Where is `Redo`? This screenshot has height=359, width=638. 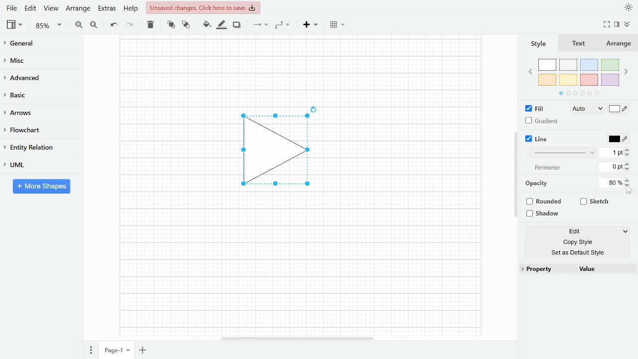 Redo is located at coordinates (129, 24).